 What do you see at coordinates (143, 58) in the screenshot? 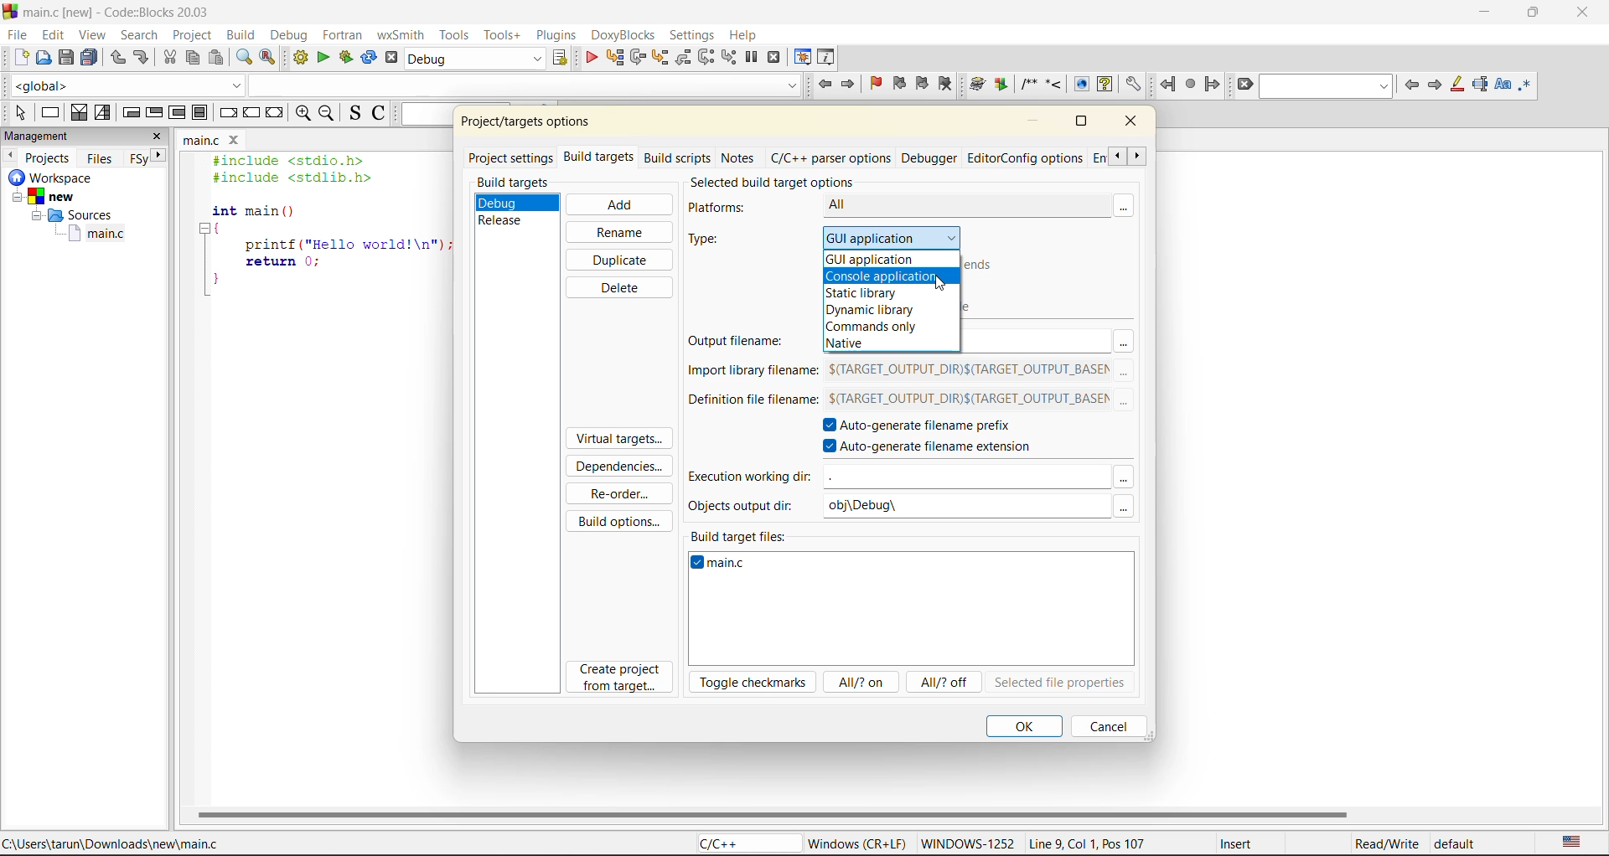
I see `redo` at bounding box center [143, 58].